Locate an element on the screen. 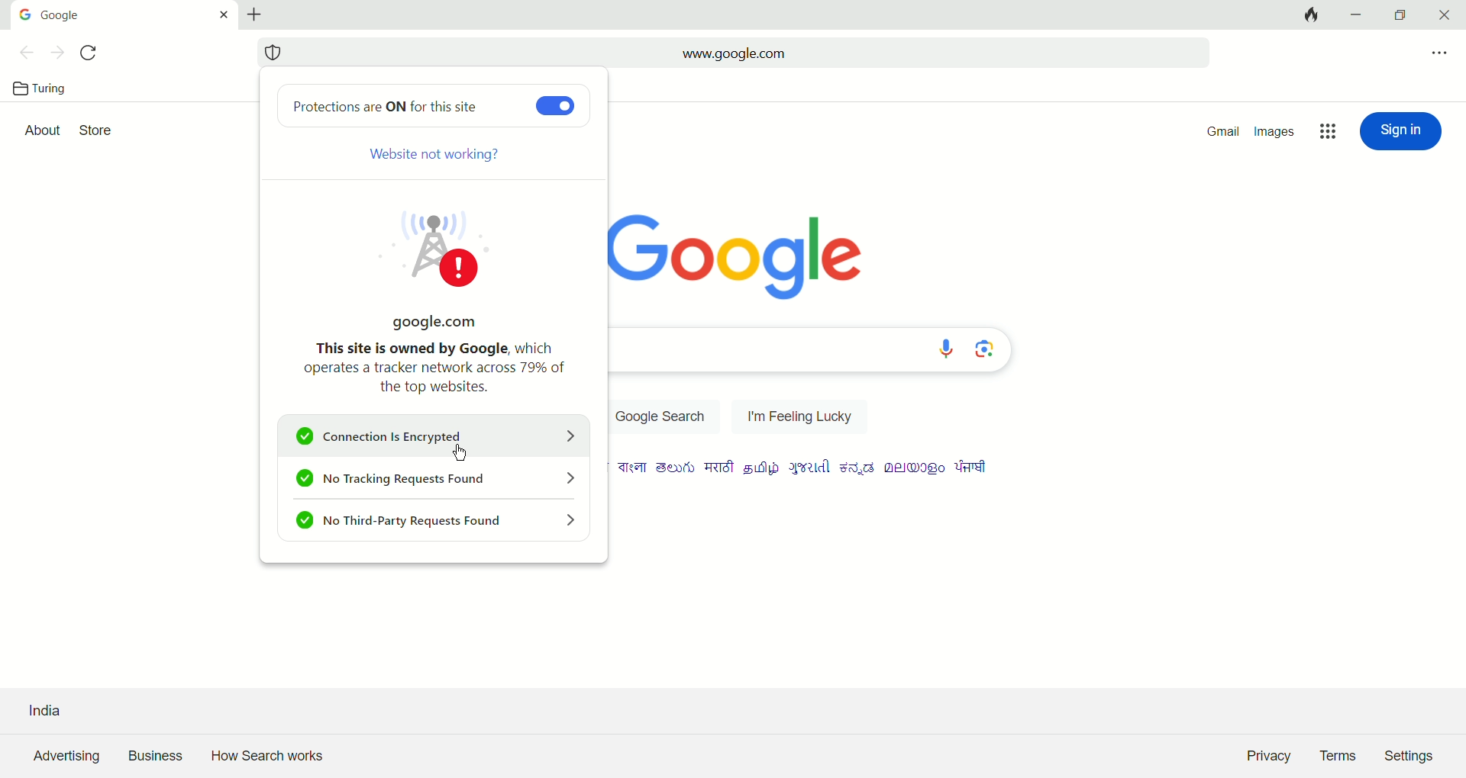 This screenshot has height=778, width=1466. toggle button is located at coordinates (551, 106).